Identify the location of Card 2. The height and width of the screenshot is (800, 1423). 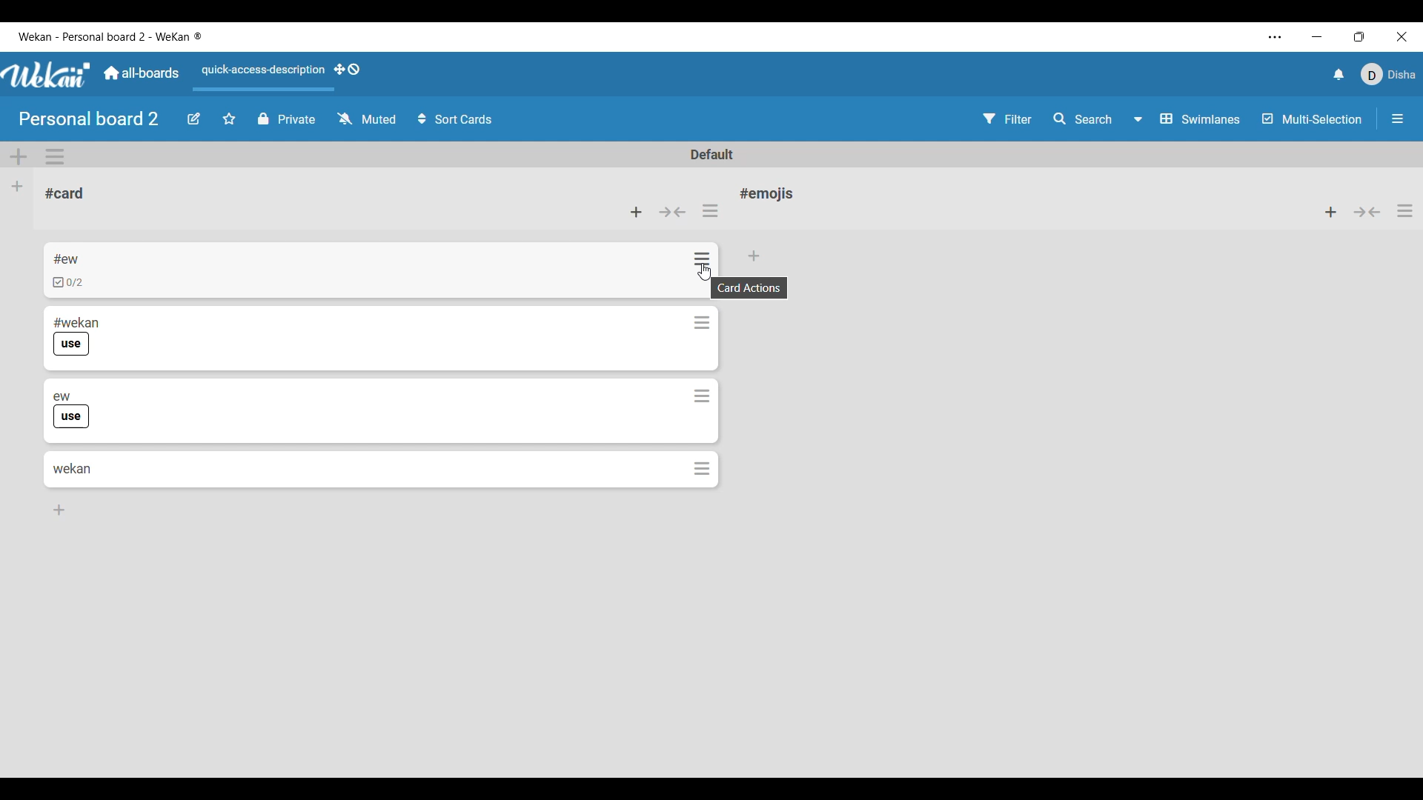
(124, 320).